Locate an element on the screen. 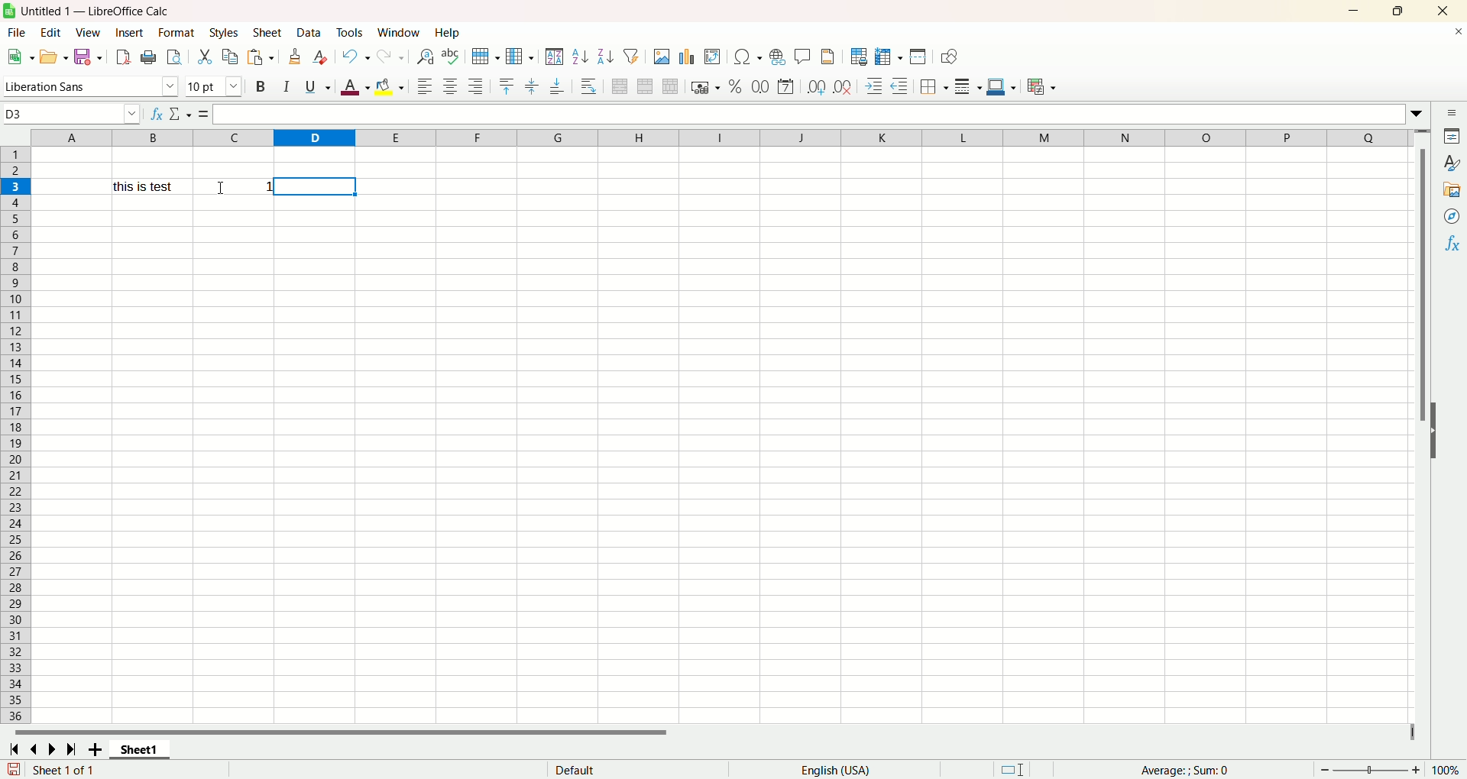 This screenshot has height=779, width=1467. Formula output is located at coordinates (234, 186).